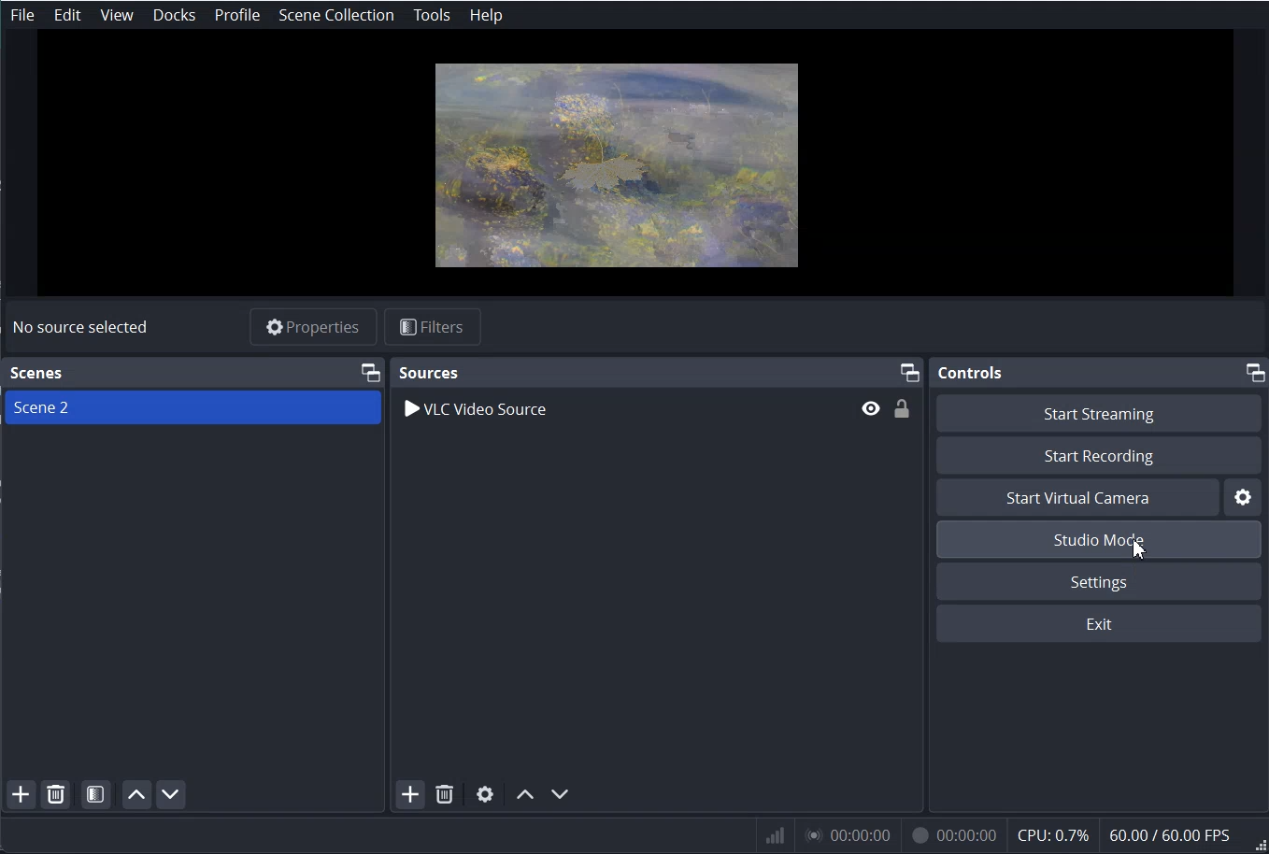  What do you see at coordinates (173, 15) in the screenshot?
I see `Docks` at bounding box center [173, 15].